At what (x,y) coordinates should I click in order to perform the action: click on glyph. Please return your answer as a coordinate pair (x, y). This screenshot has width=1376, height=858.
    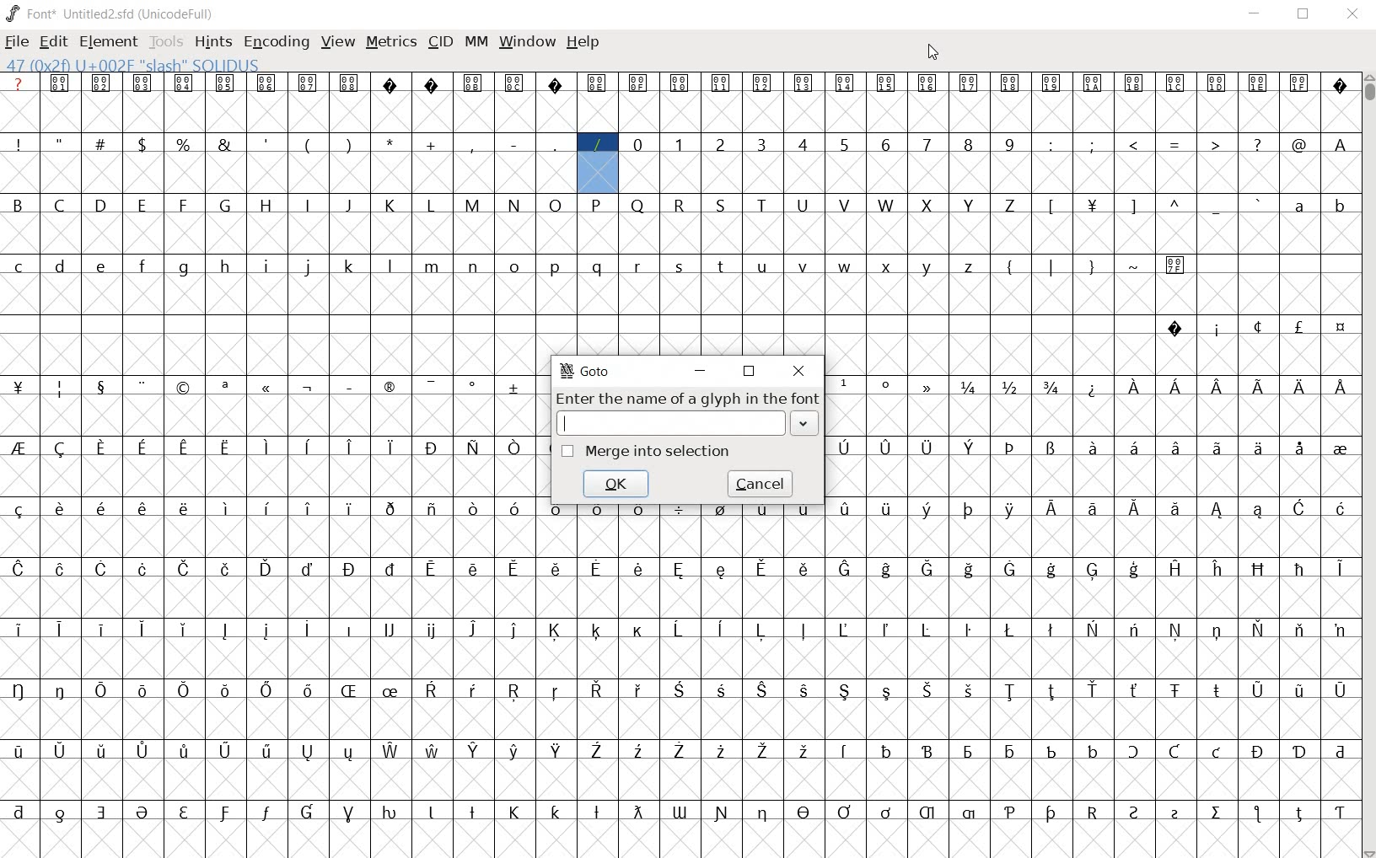
    Looking at the image, I should click on (1299, 753).